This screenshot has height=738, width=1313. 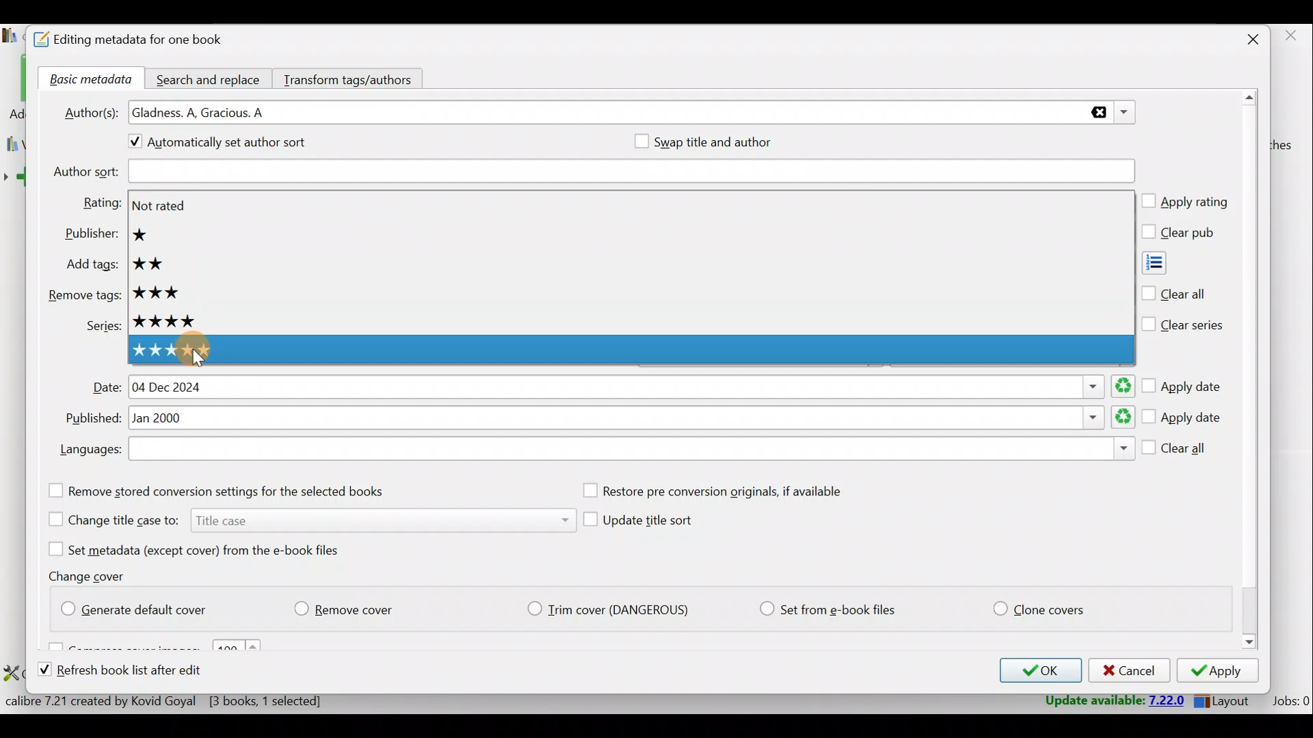 I want to click on Close, so click(x=1246, y=41).